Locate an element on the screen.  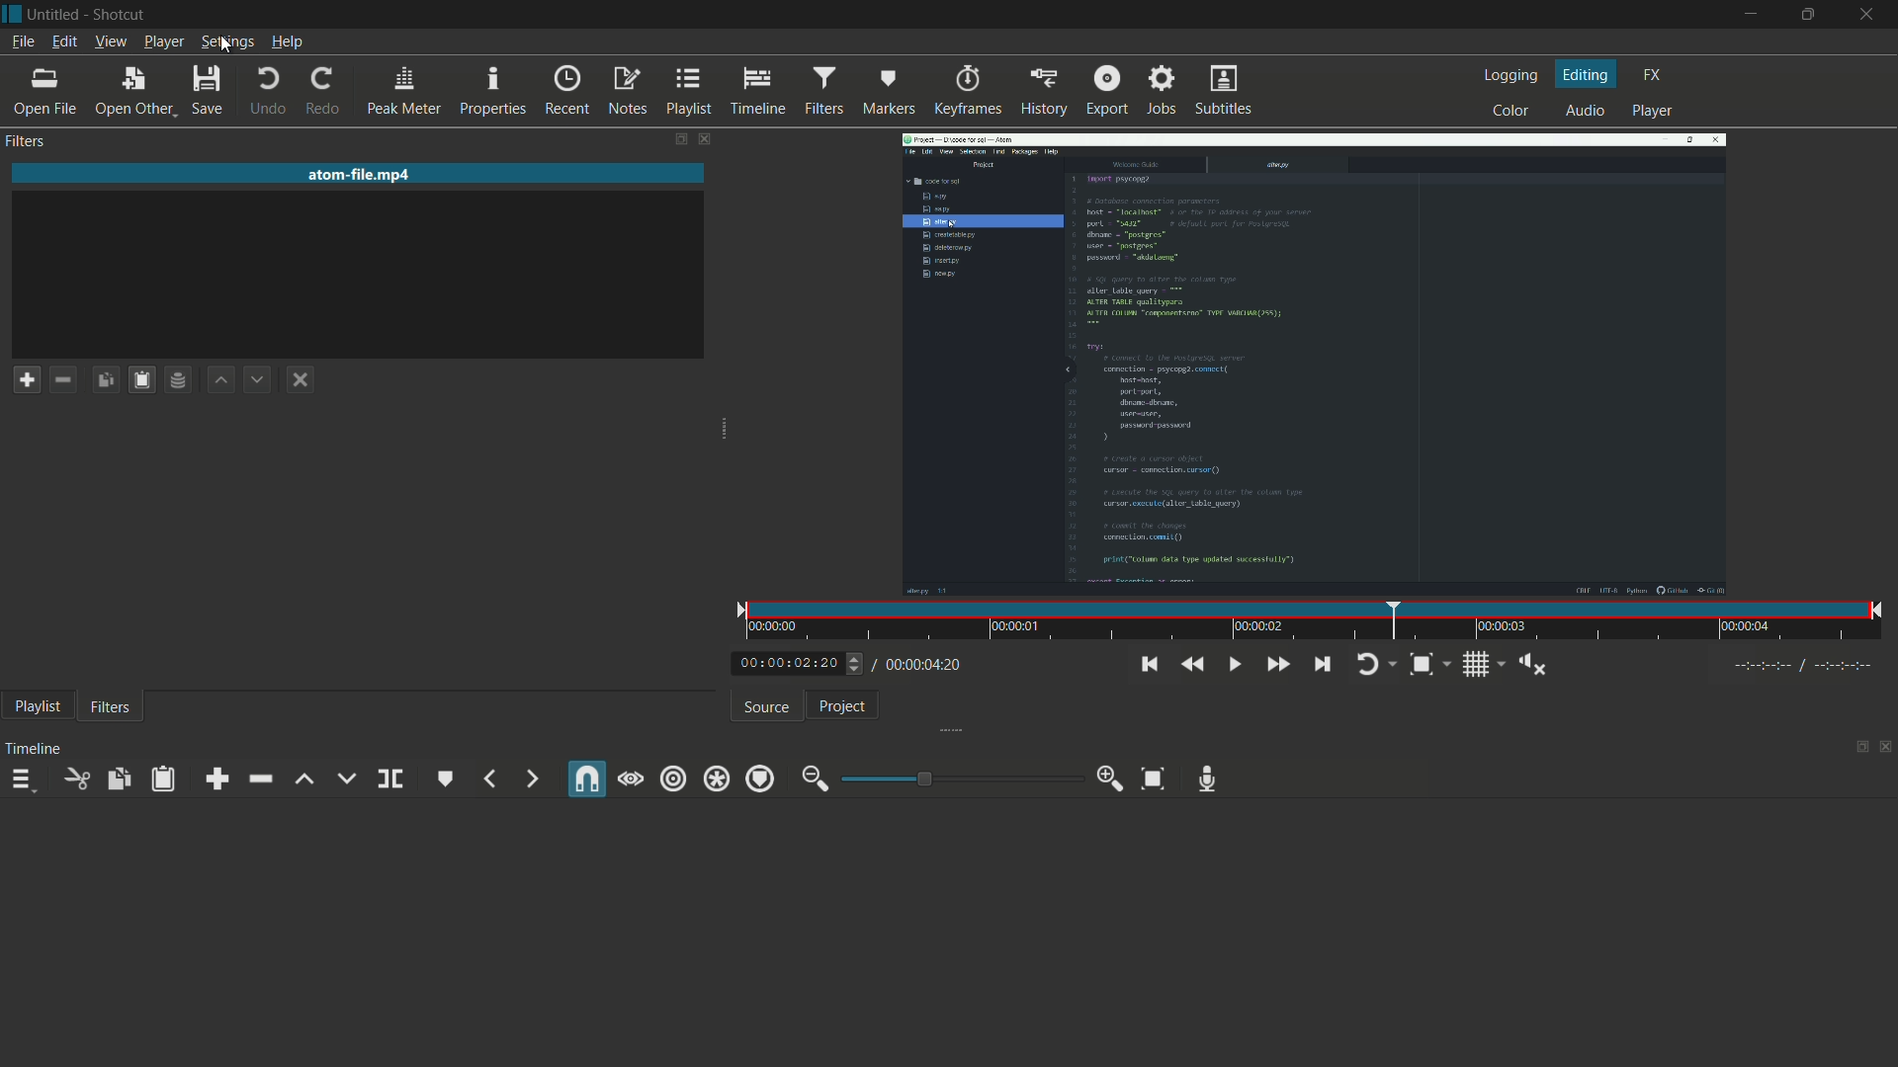
remove a filter is located at coordinates (63, 377).